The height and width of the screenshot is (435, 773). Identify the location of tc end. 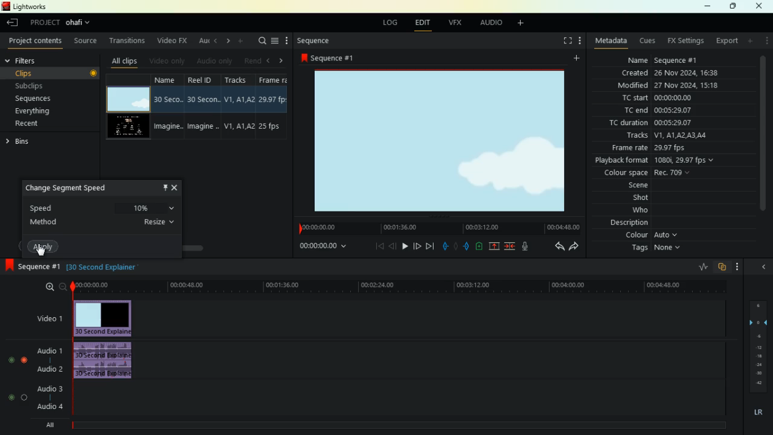
(660, 111).